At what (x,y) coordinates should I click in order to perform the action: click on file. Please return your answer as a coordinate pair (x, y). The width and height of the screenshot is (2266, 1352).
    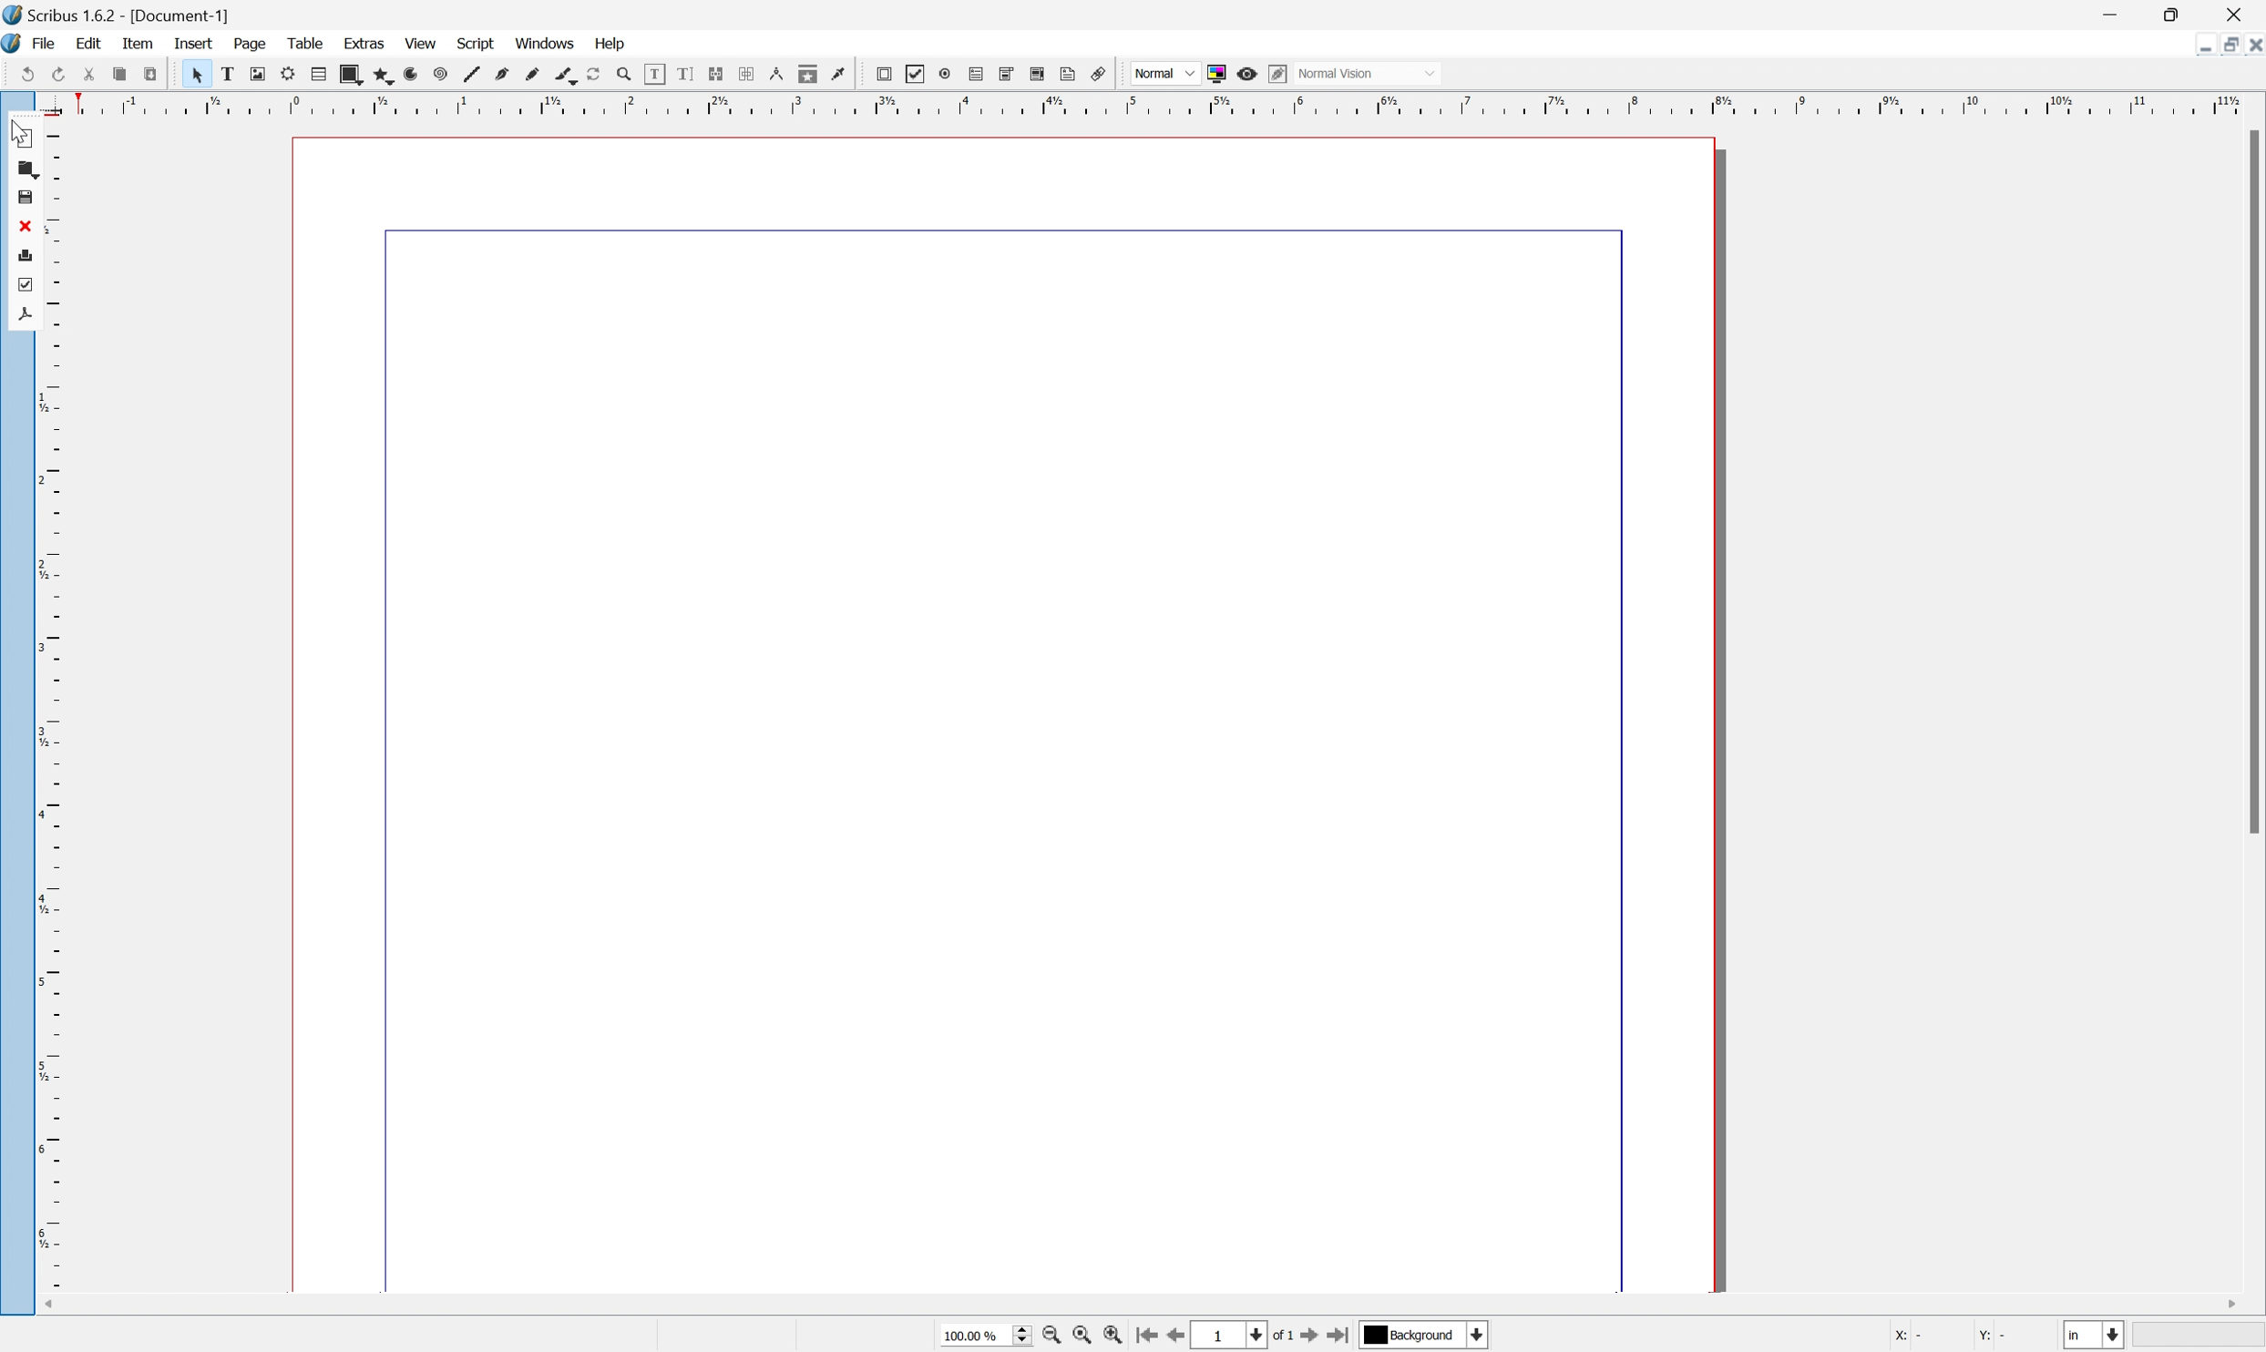
    Looking at the image, I should click on (46, 44).